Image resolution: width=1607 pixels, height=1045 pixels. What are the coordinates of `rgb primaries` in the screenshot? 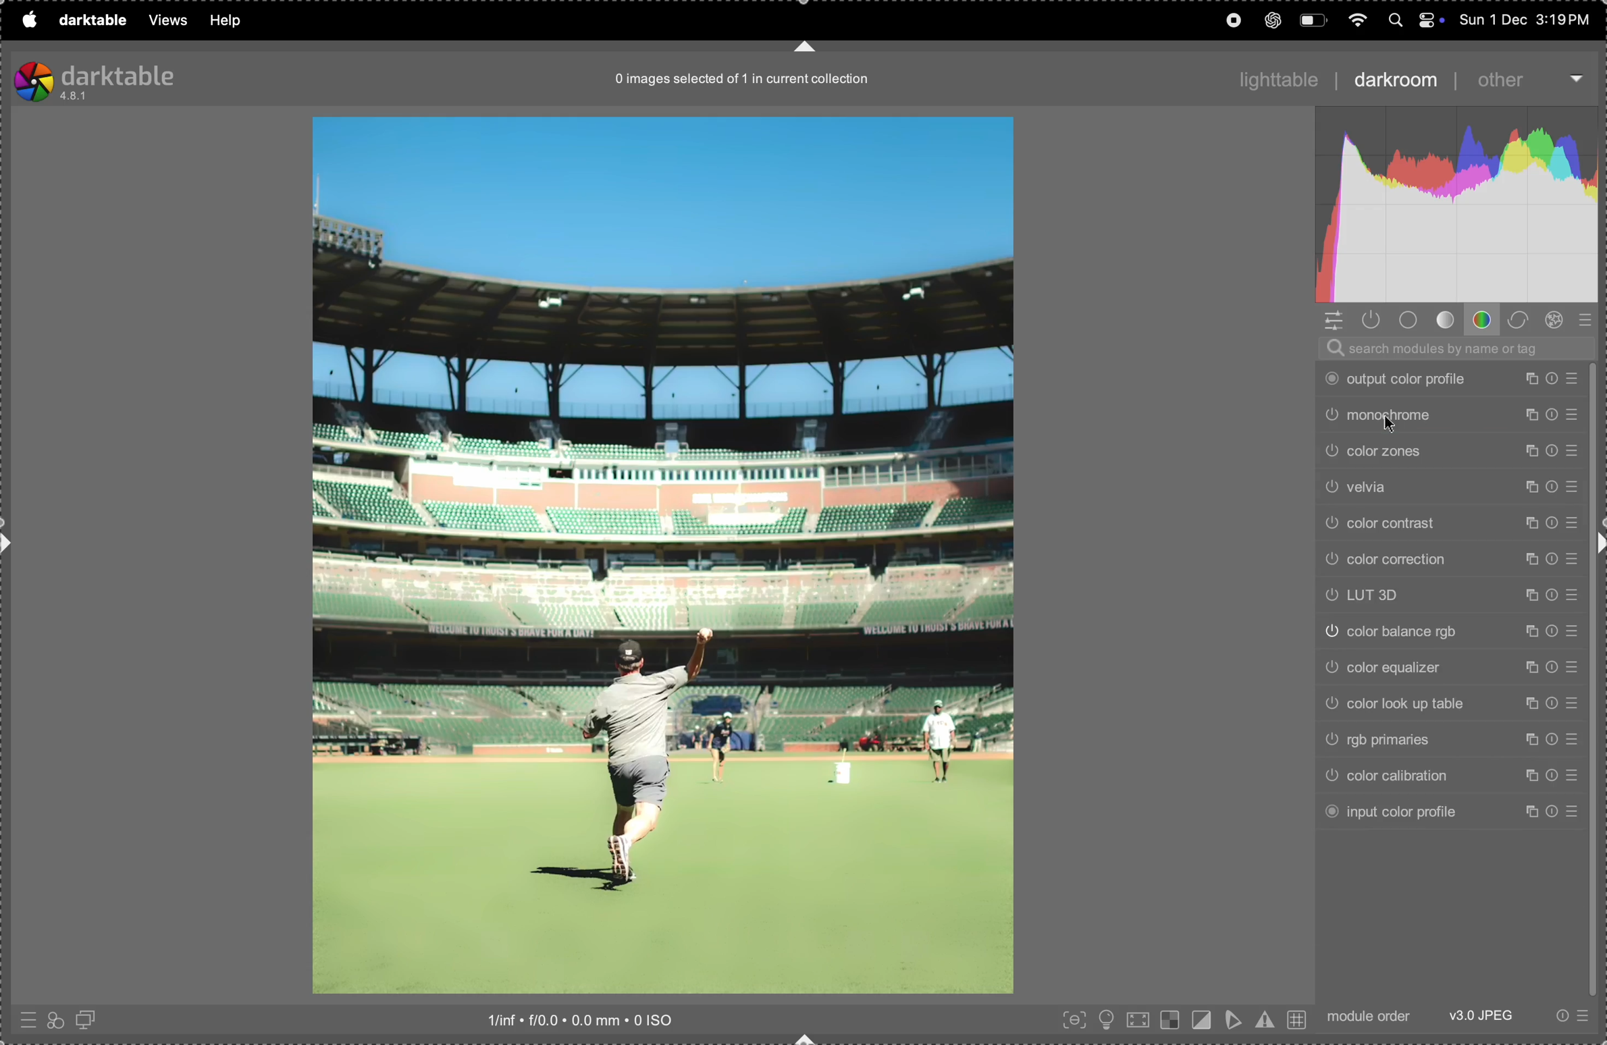 It's located at (1458, 741).